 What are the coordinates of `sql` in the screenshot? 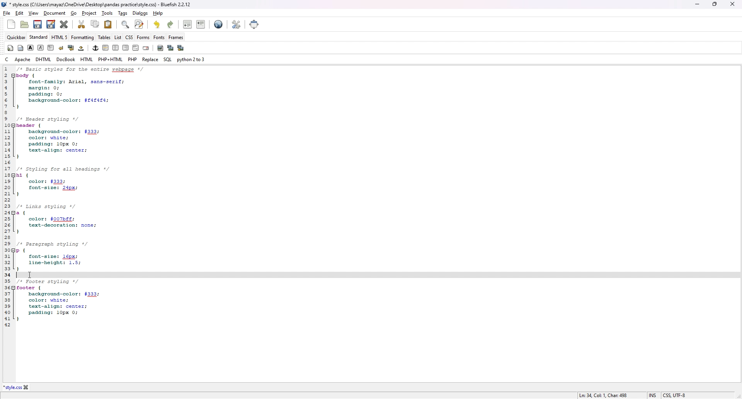 It's located at (167, 60).